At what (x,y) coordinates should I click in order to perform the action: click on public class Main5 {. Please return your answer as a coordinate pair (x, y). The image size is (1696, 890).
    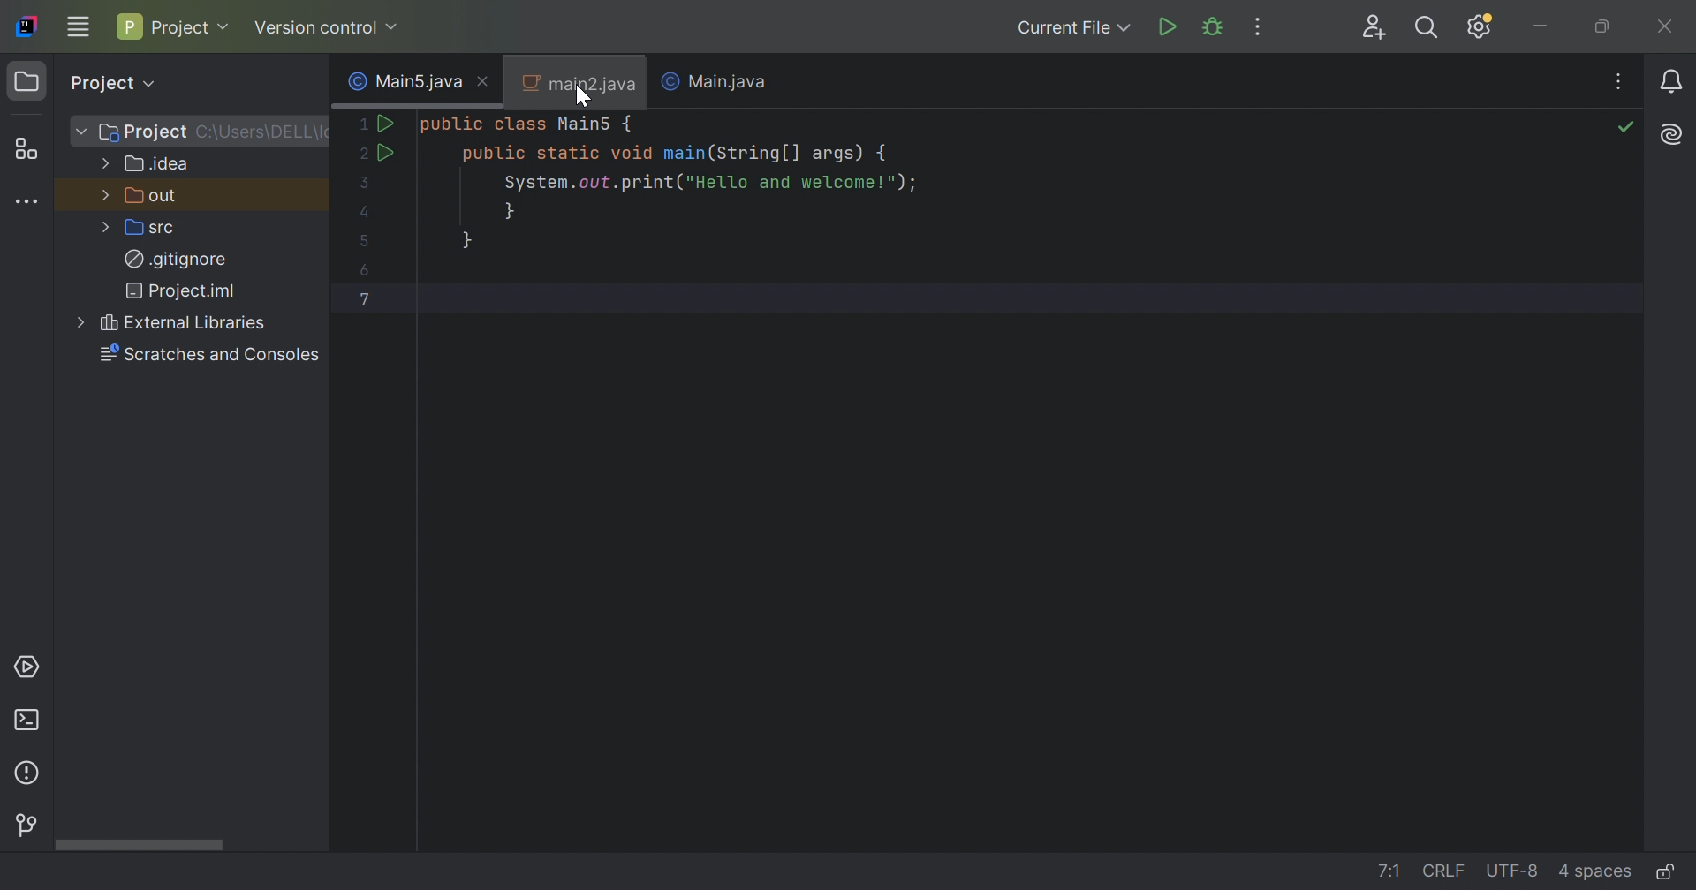
    Looking at the image, I should click on (529, 124).